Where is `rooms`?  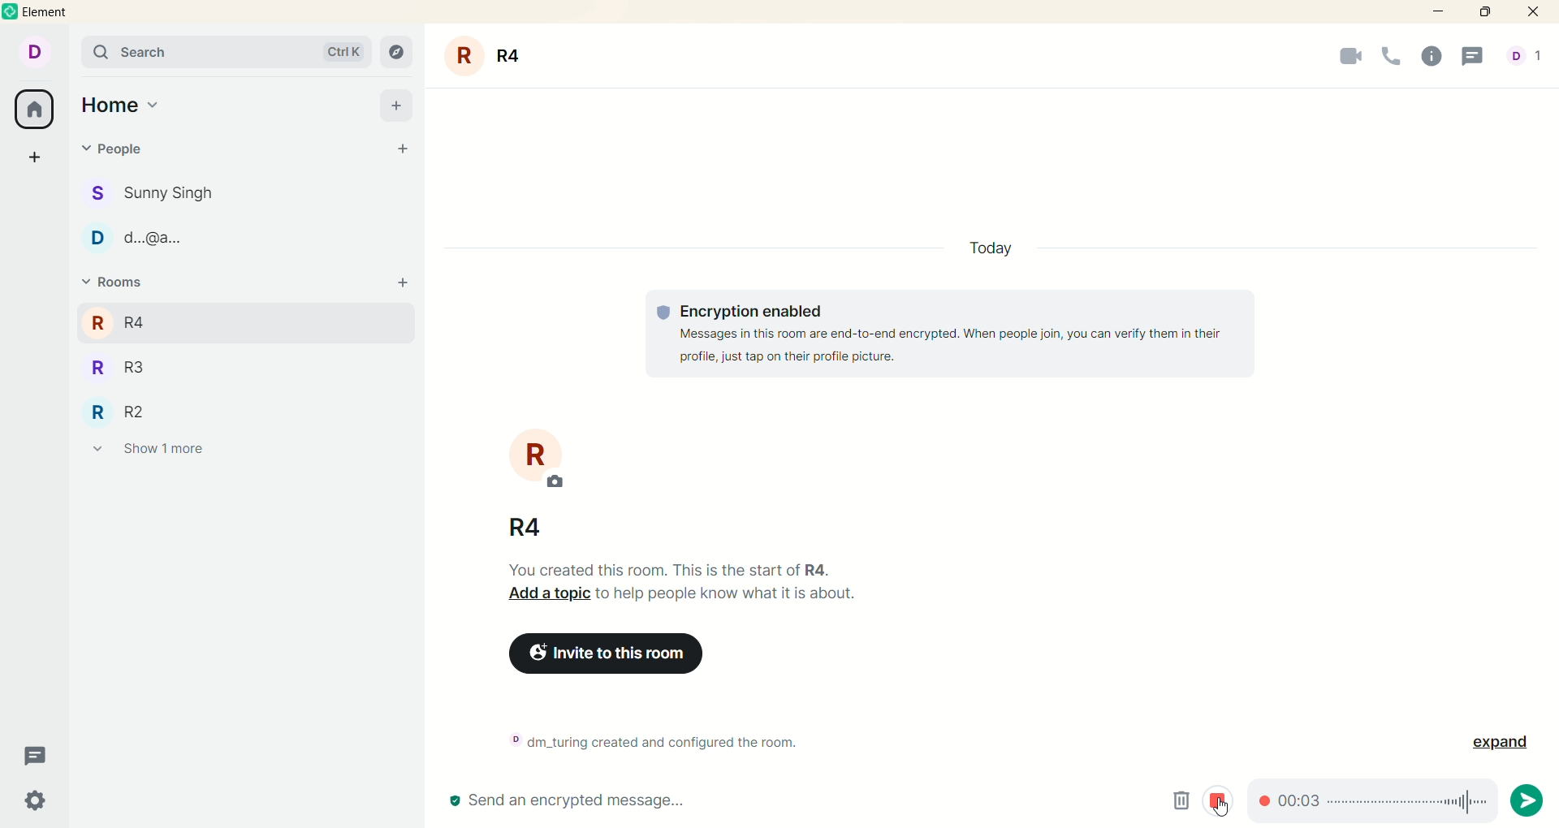
rooms is located at coordinates (111, 282).